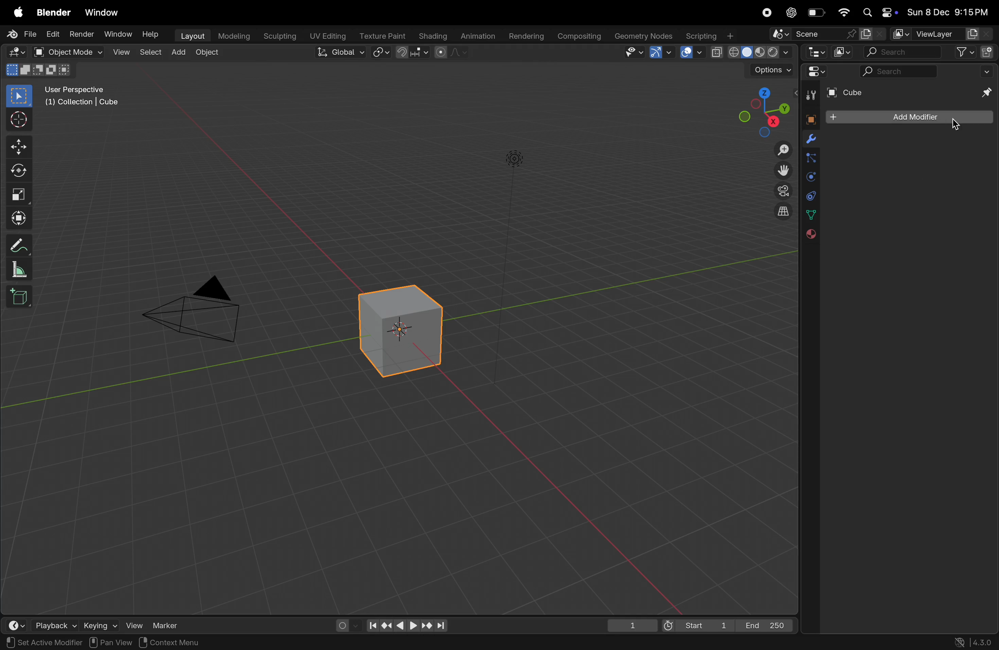  What do you see at coordinates (808, 118) in the screenshot?
I see `object` at bounding box center [808, 118].